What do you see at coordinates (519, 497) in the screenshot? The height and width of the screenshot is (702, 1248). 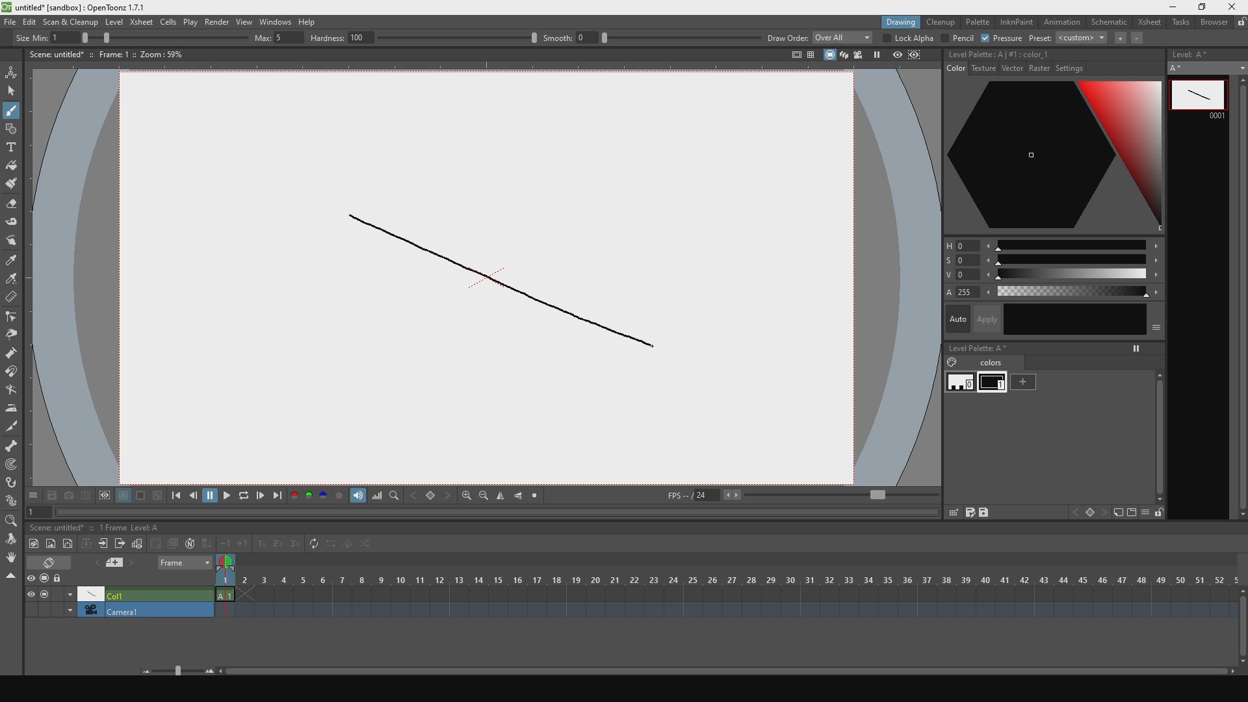 I see `align horizontally` at bounding box center [519, 497].